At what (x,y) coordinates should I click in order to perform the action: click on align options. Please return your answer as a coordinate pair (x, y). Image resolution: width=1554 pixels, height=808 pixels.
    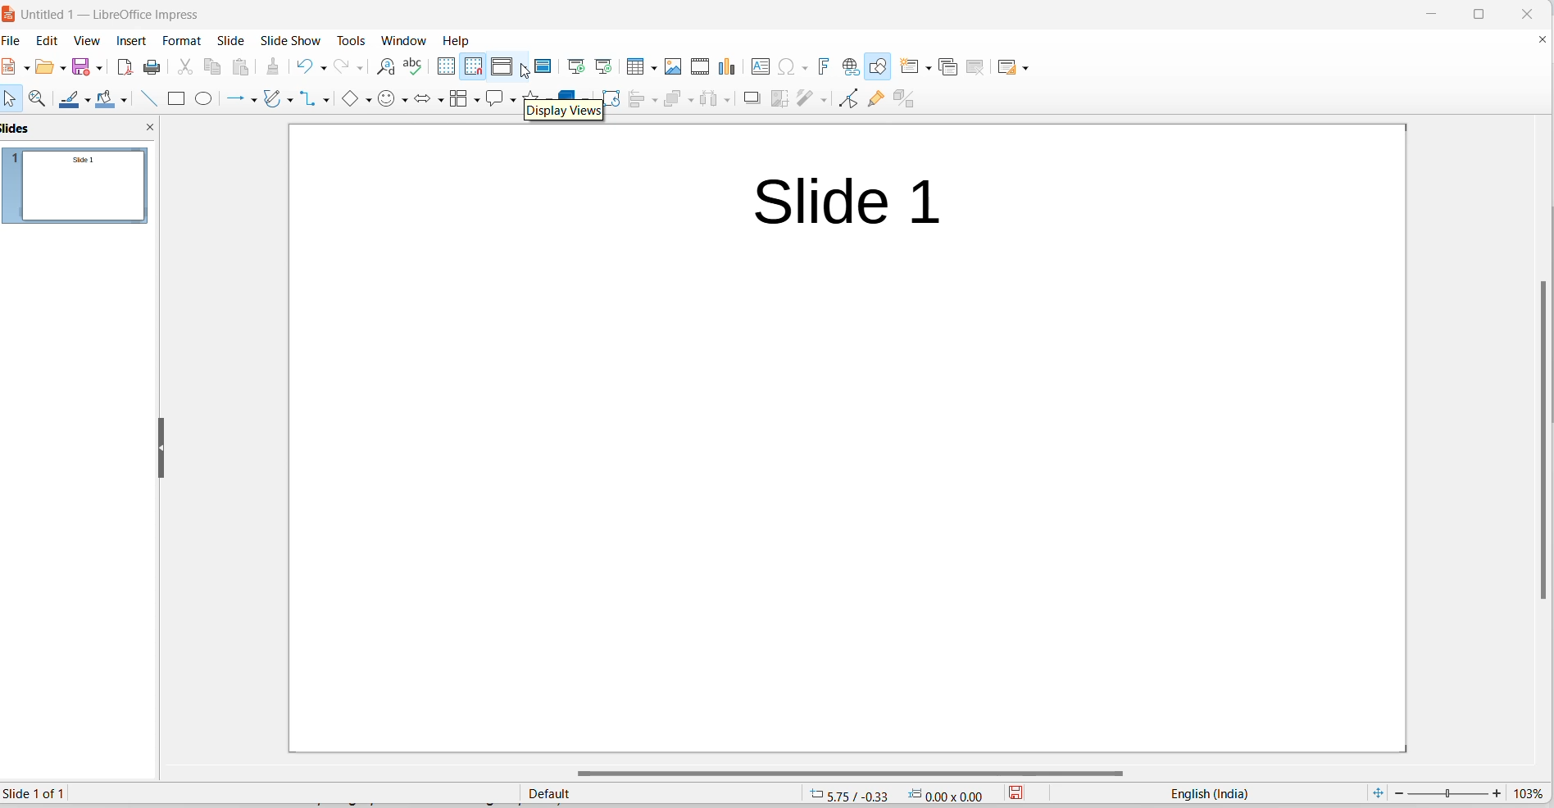
    Looking at the image, I should click on (653, 102).